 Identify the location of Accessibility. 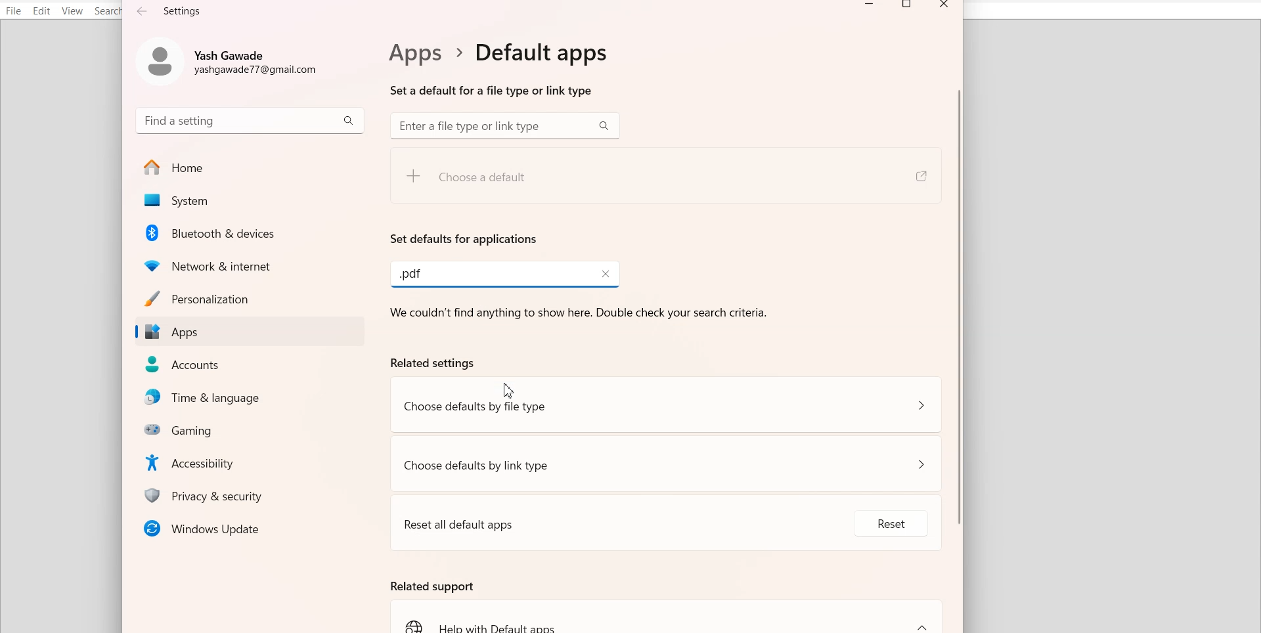
(253, 462).